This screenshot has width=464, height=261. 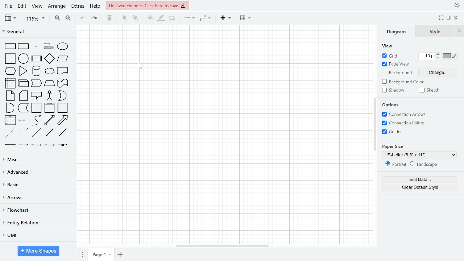 I want to click on UML, so click(x=37, y=236).